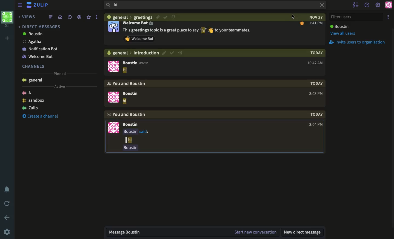 Image resolution: width=394 pixels, height=239 pixels. What do you see at coordinates (8, 189) in the screenshot?
I see `Notification` at bounding box center [8, 189].